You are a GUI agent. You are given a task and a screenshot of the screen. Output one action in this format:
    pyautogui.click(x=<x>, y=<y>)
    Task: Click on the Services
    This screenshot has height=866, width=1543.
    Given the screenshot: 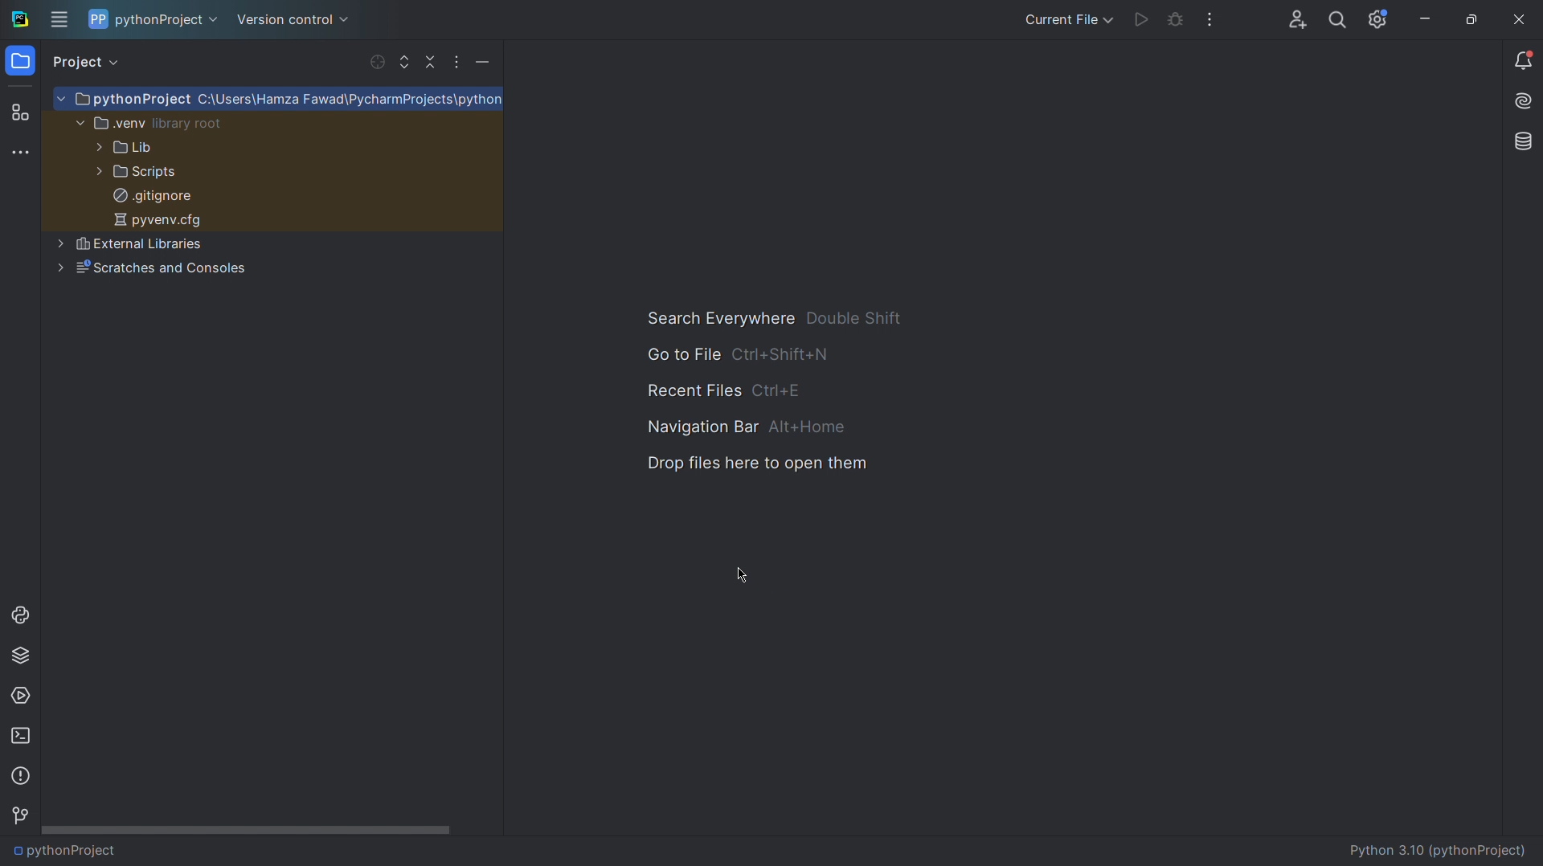 What is the action you would take?
    pyautogui.click(x=23, y=696)
    